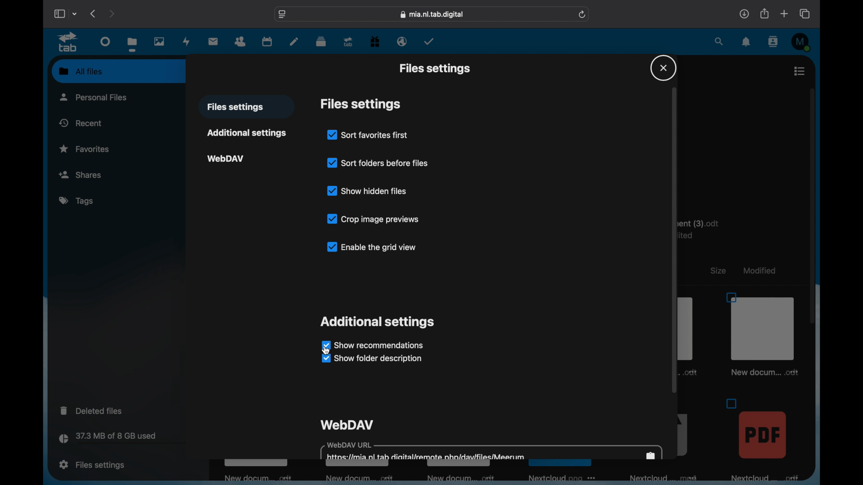  I want to click on email, so click(402, 41).